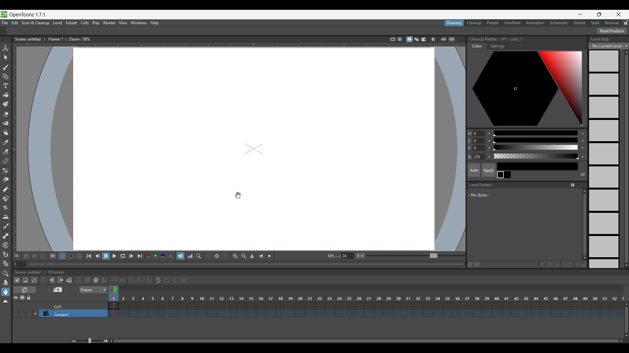 The width and height of the screenshot is (629, 353). Describe the element at coordinates (536, 145) in the screenshot. I see `Use slider for color modification` at that location.